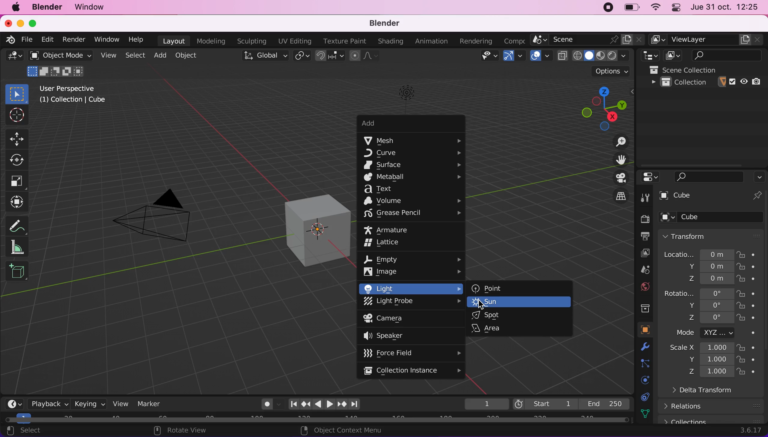 Image resolution: width=768 pixels, height=437 pixels. I want to click on rendering, so click(472, 41).